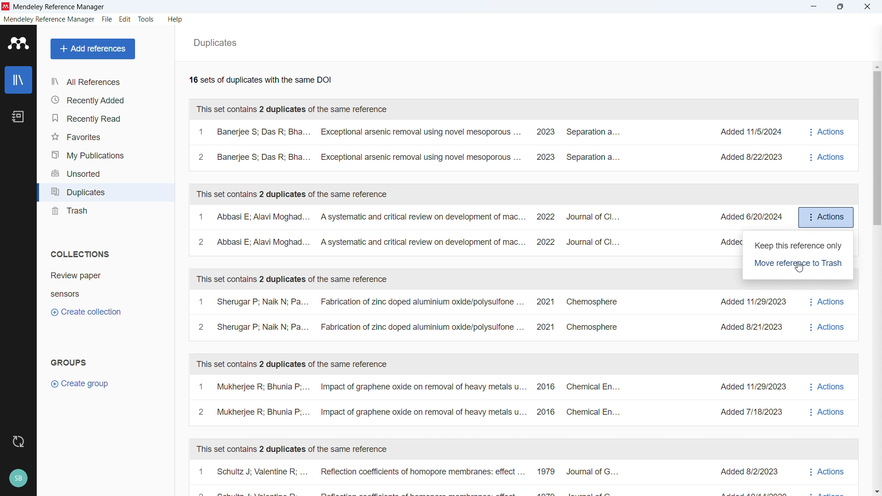 This screenshot has height=496, width=882. I want to click on mendeley reference manager, so click(48, 19).